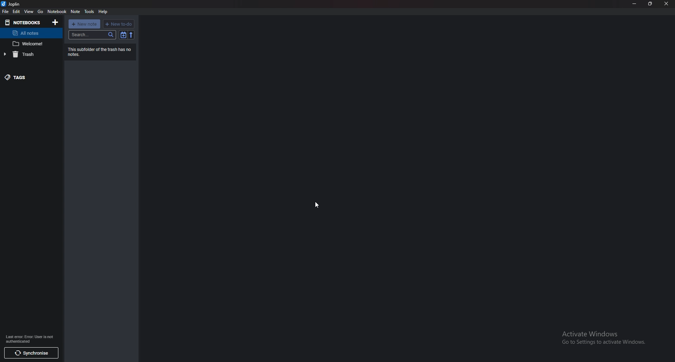 This screenshot has height=362, width=675. I want to click on edit, so click(16, 12).